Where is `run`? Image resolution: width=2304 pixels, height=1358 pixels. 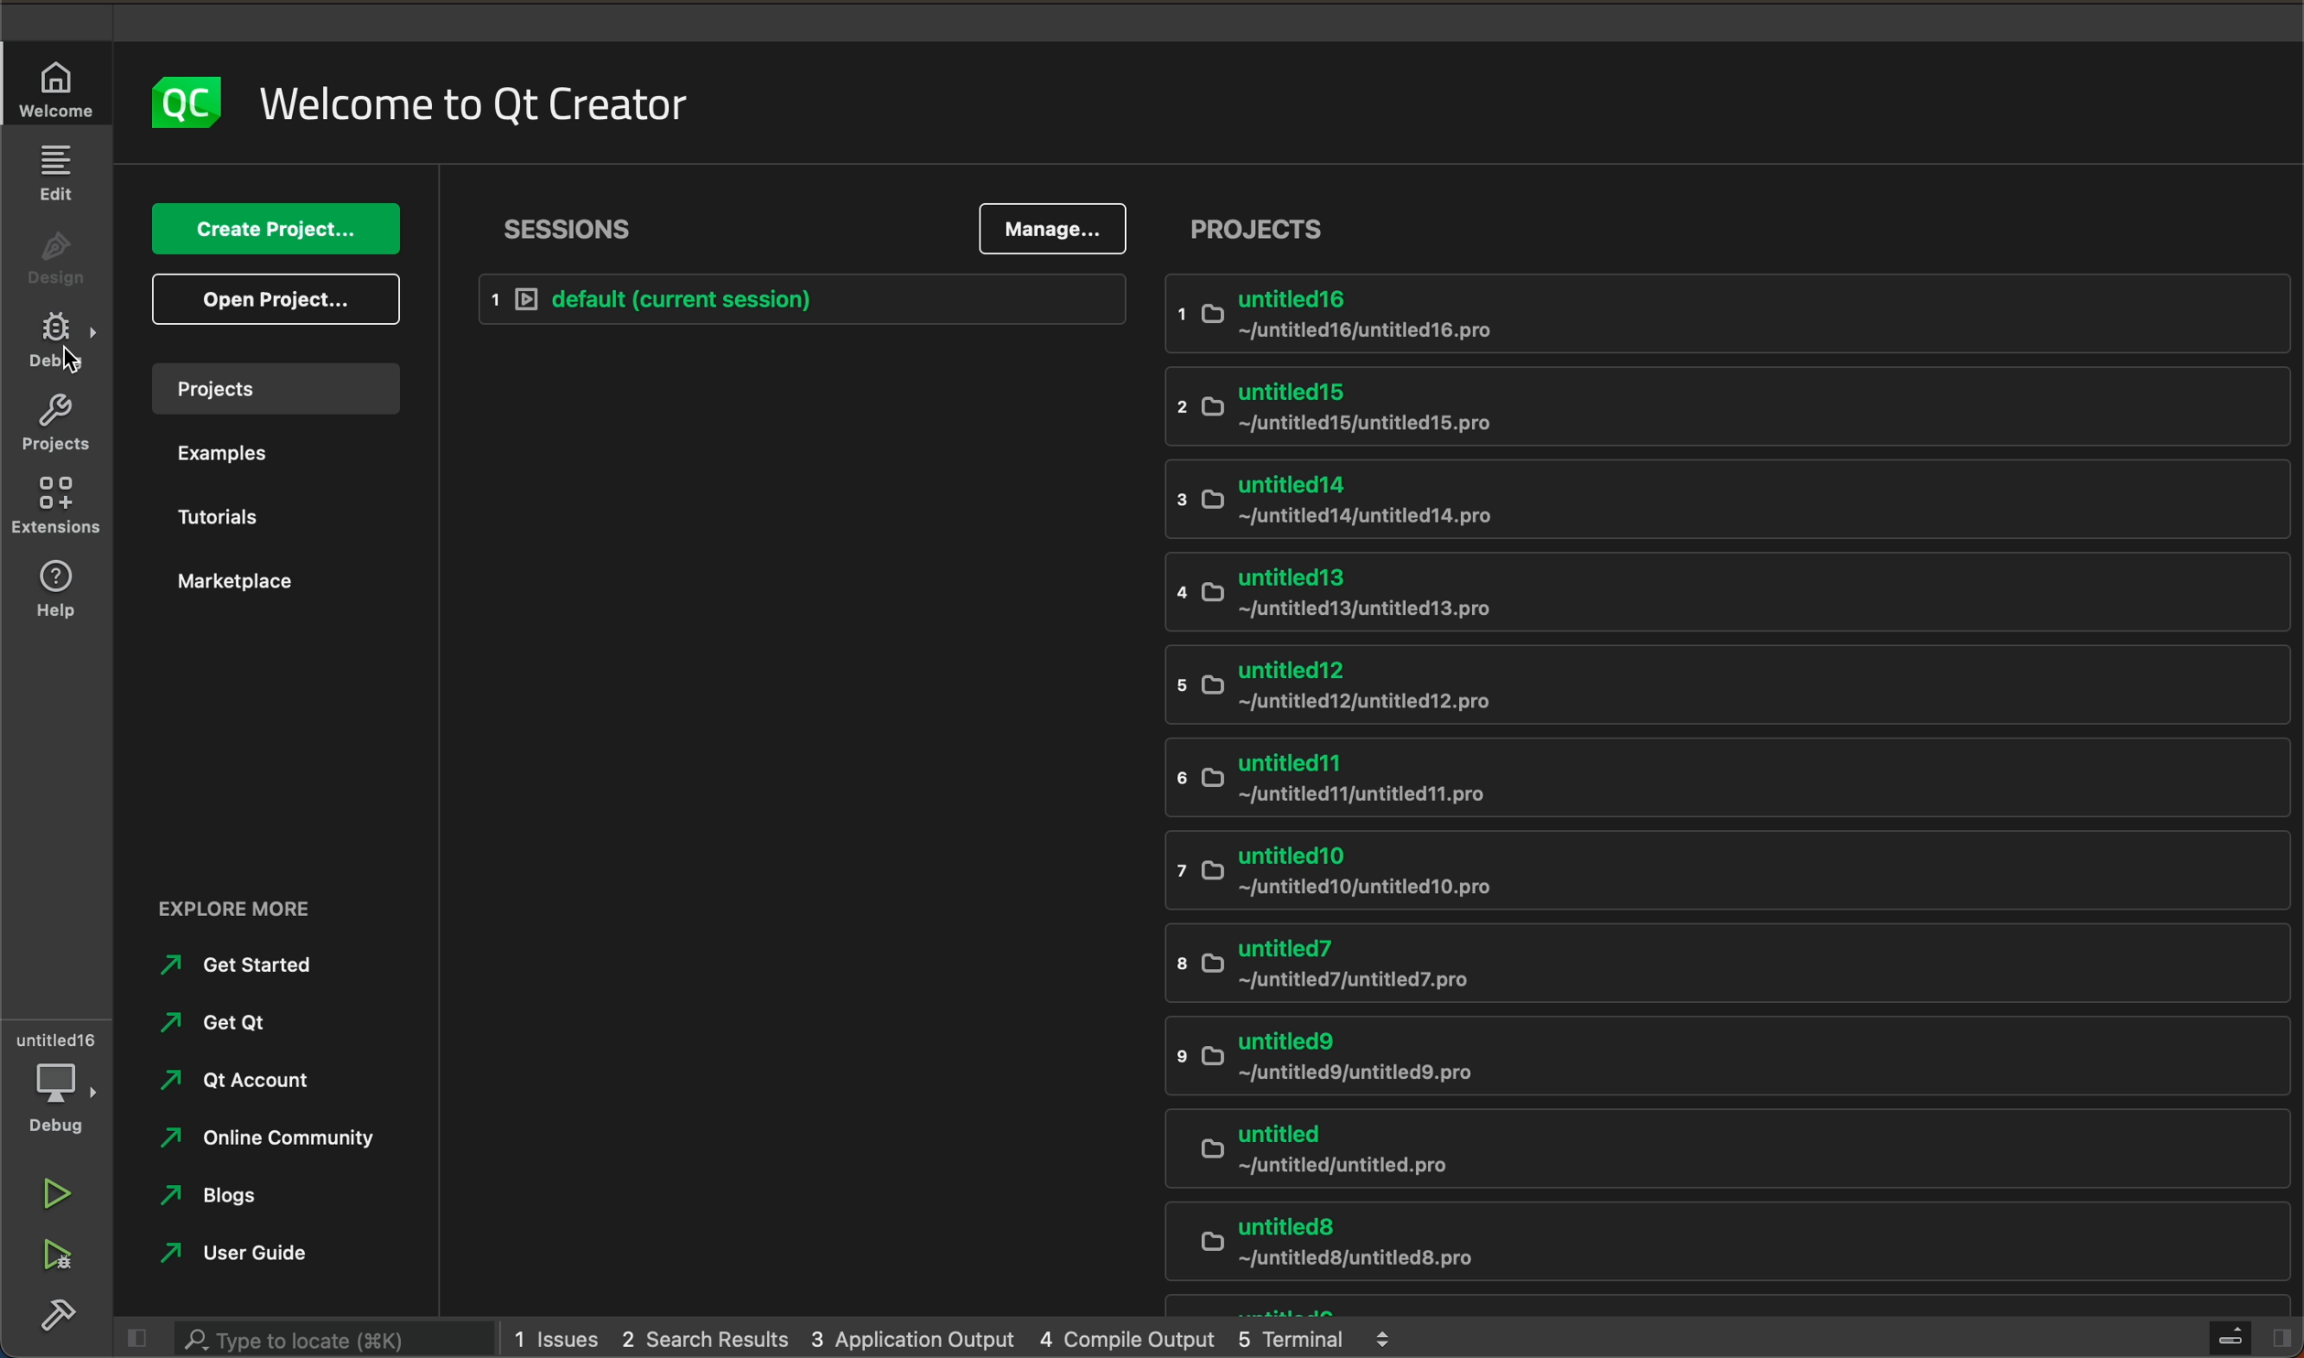
run is located at coordinates (58, 1191).